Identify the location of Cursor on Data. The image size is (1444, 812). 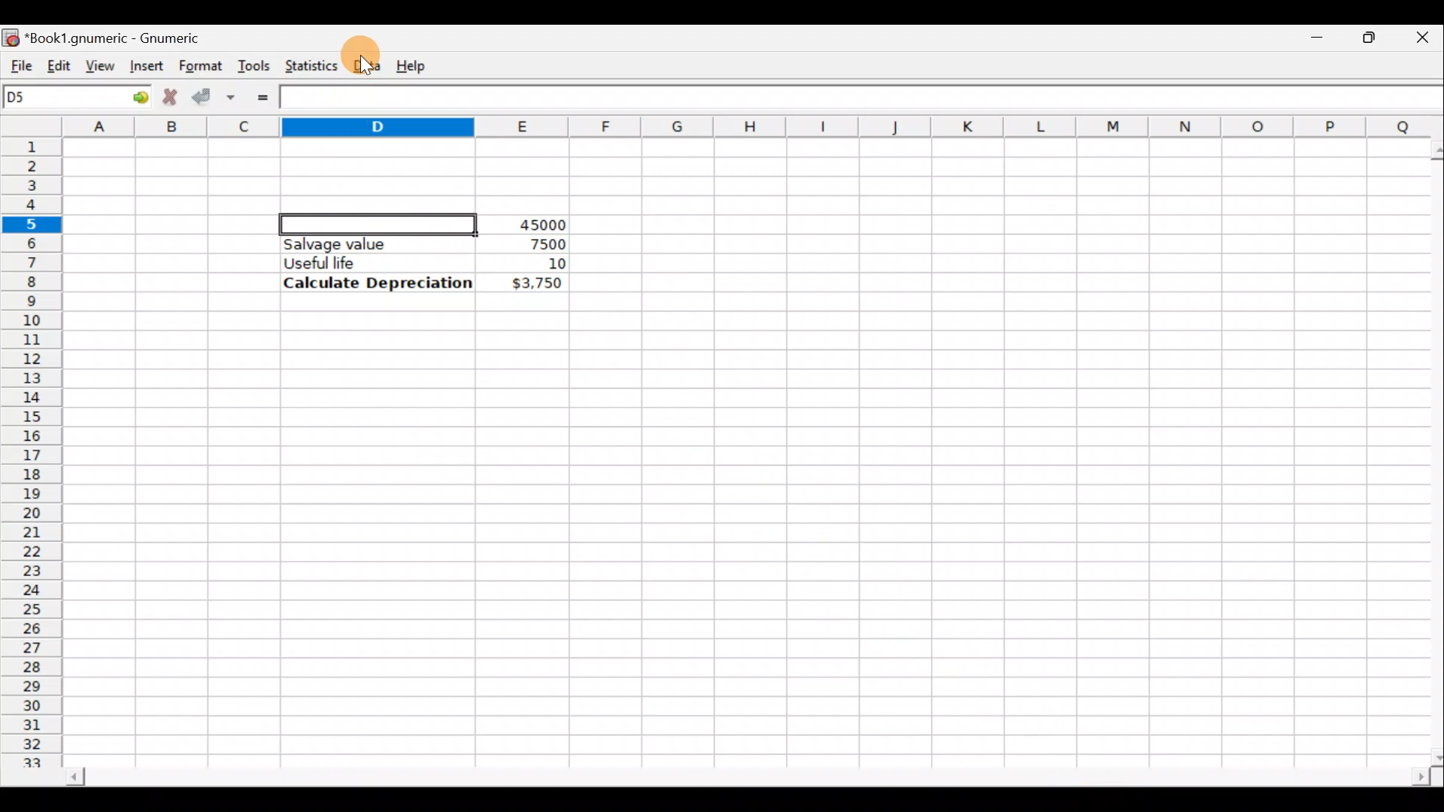
(366, 60).